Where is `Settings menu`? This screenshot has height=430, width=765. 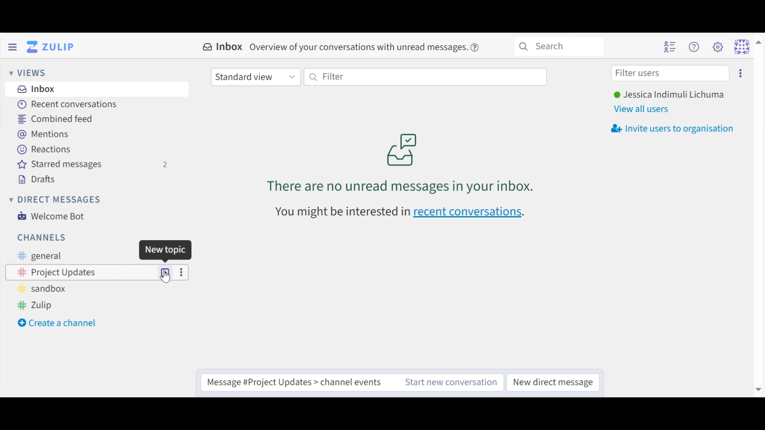 Settings menu is located at coordinates (718, 46).